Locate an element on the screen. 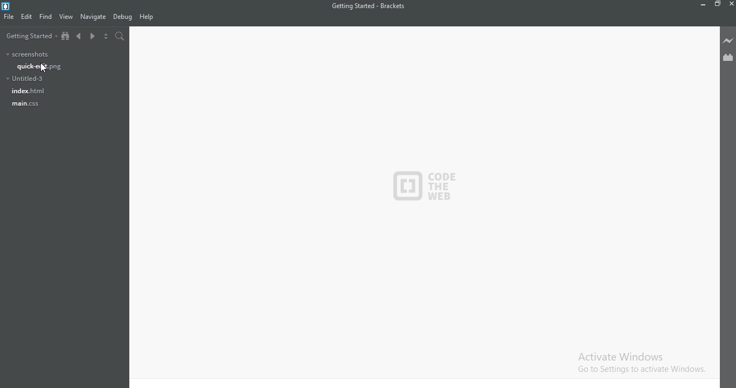 This screenshot has width=736, height=388. getting started is located at coordinates (29, 36).